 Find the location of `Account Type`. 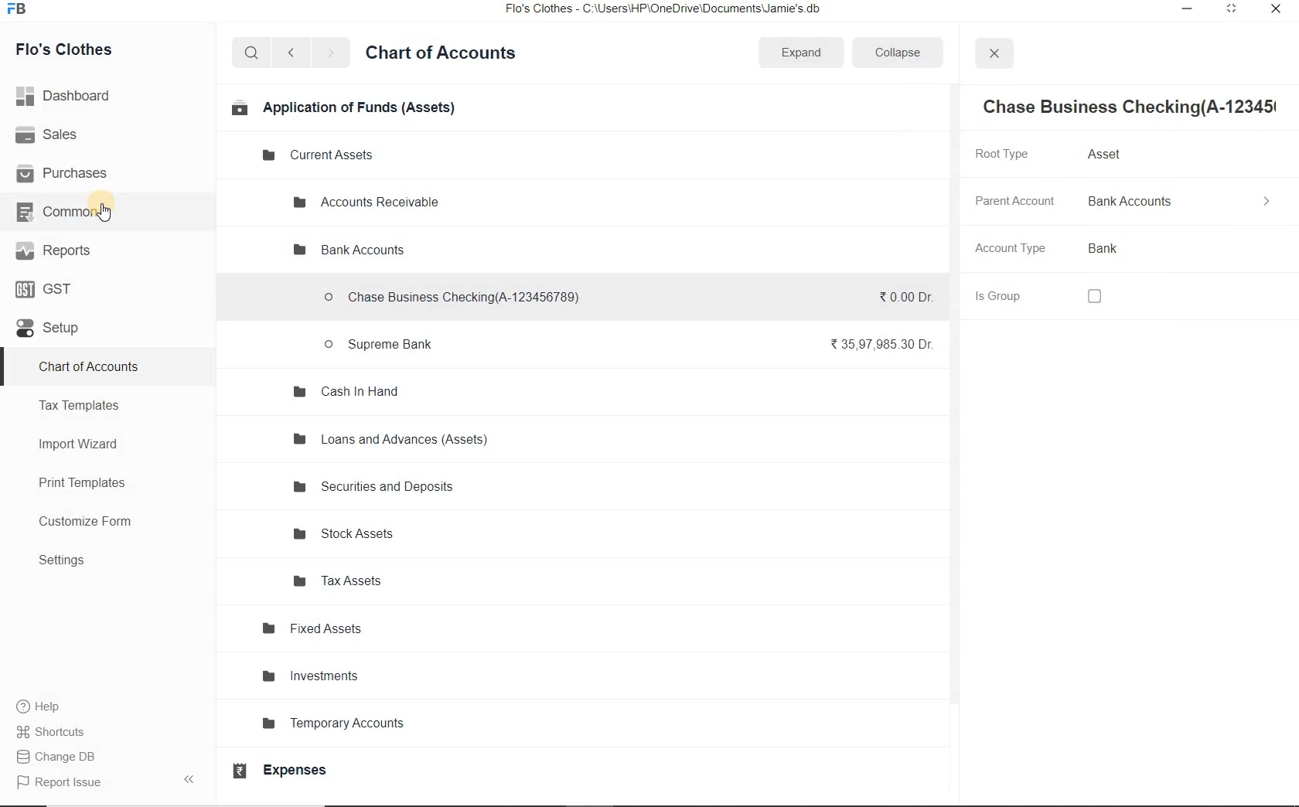

Account Type is located at coordinates (1008, 247).